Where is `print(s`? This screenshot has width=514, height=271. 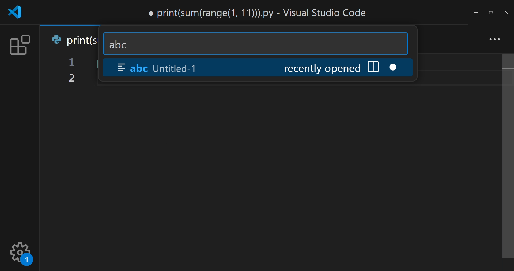 print(s is located at coordinates (73, 38).